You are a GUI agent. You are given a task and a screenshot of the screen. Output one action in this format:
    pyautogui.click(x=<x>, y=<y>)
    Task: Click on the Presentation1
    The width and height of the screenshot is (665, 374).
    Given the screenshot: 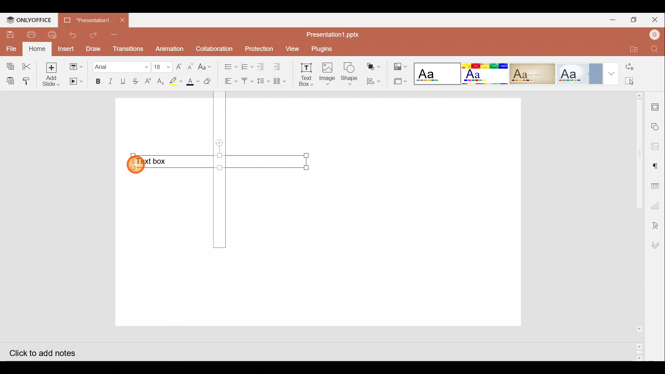 What is the action you would take?
    pyautogui.click(x=86, y=20)
    